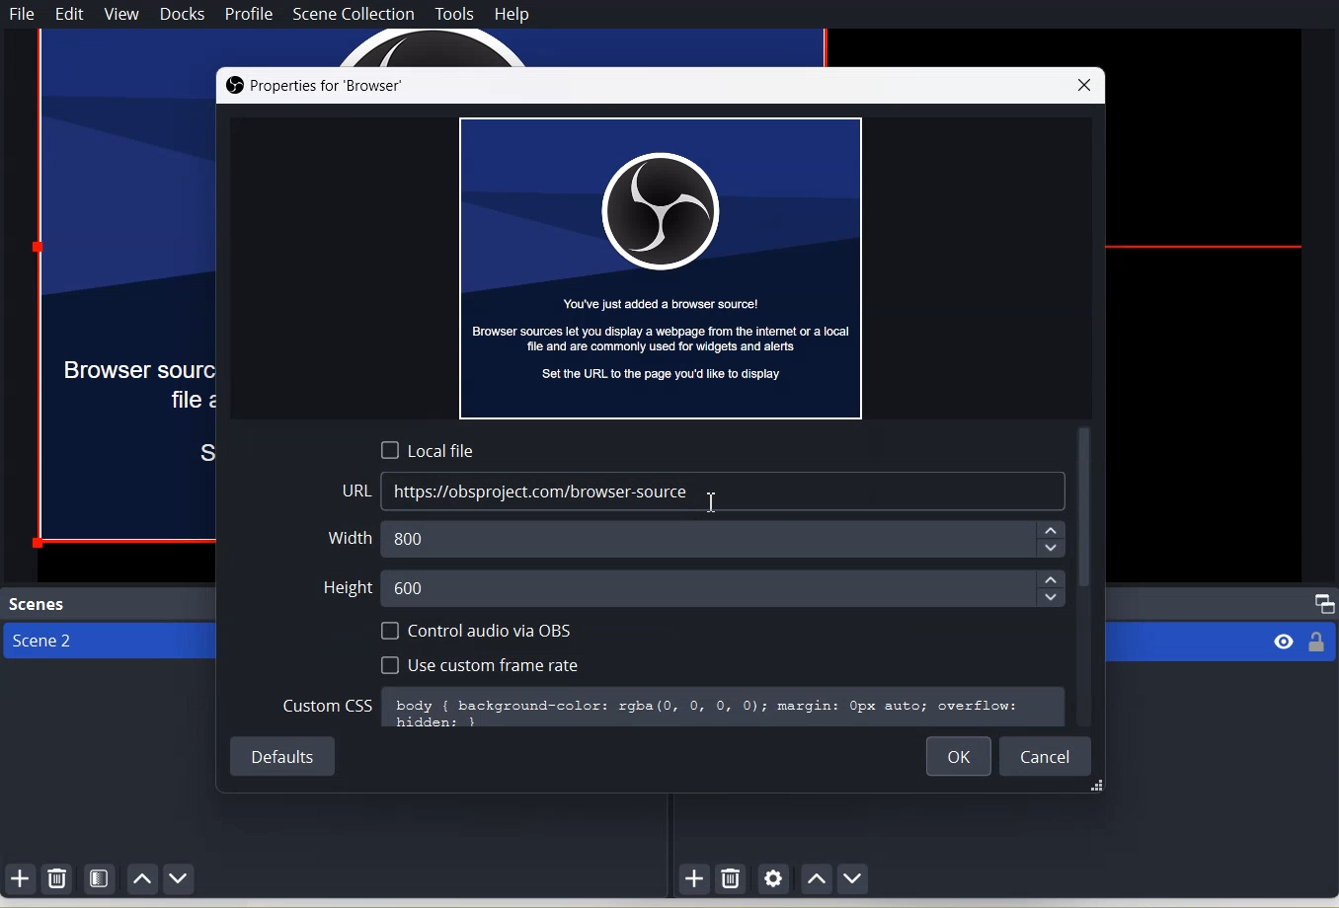 This screenshot has height=908, width=1339. I want to click on URL, so click(355, 489).